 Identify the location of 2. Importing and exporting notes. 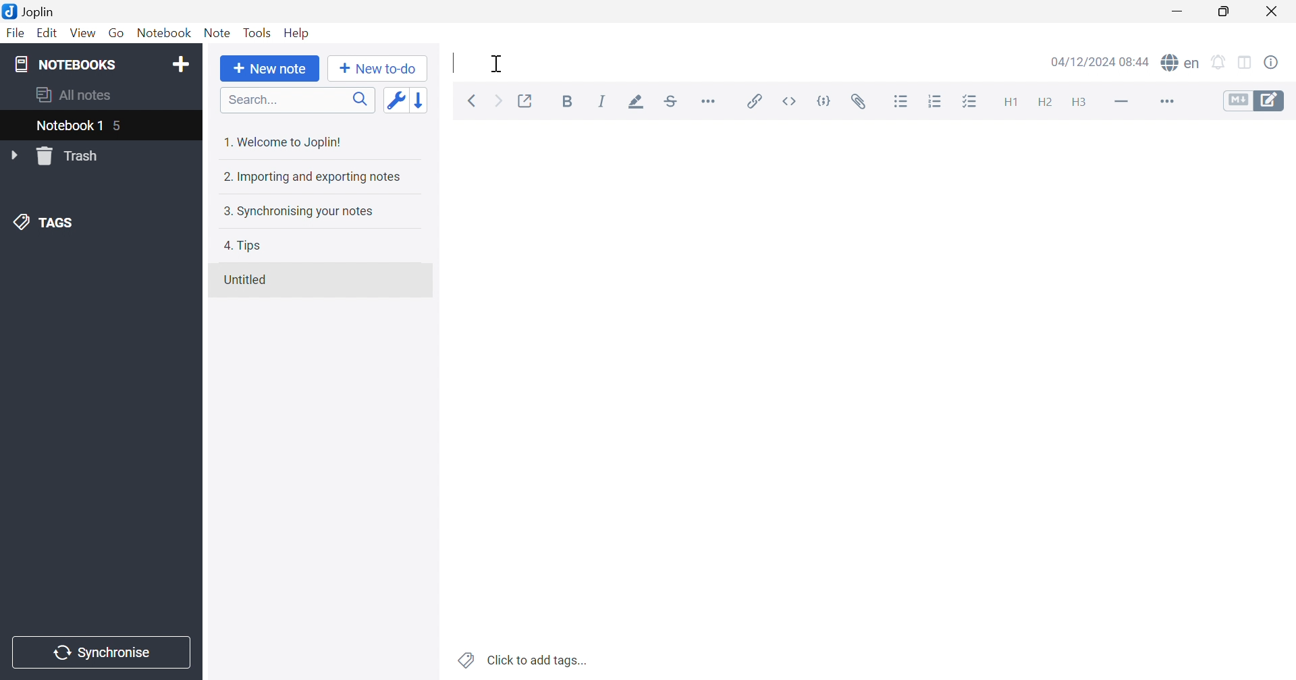
(309, 178).